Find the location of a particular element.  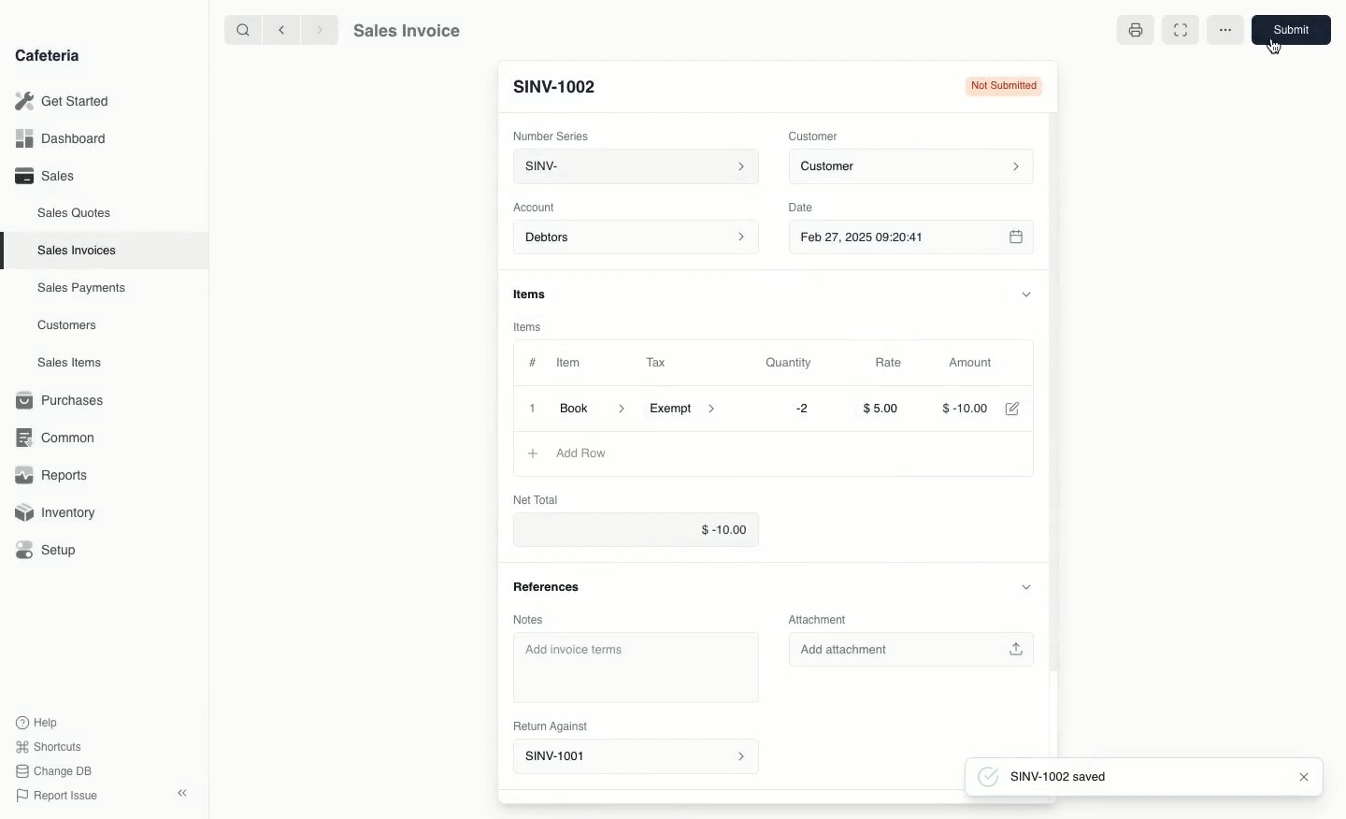

Quantity is located at coordinates (794, 363).